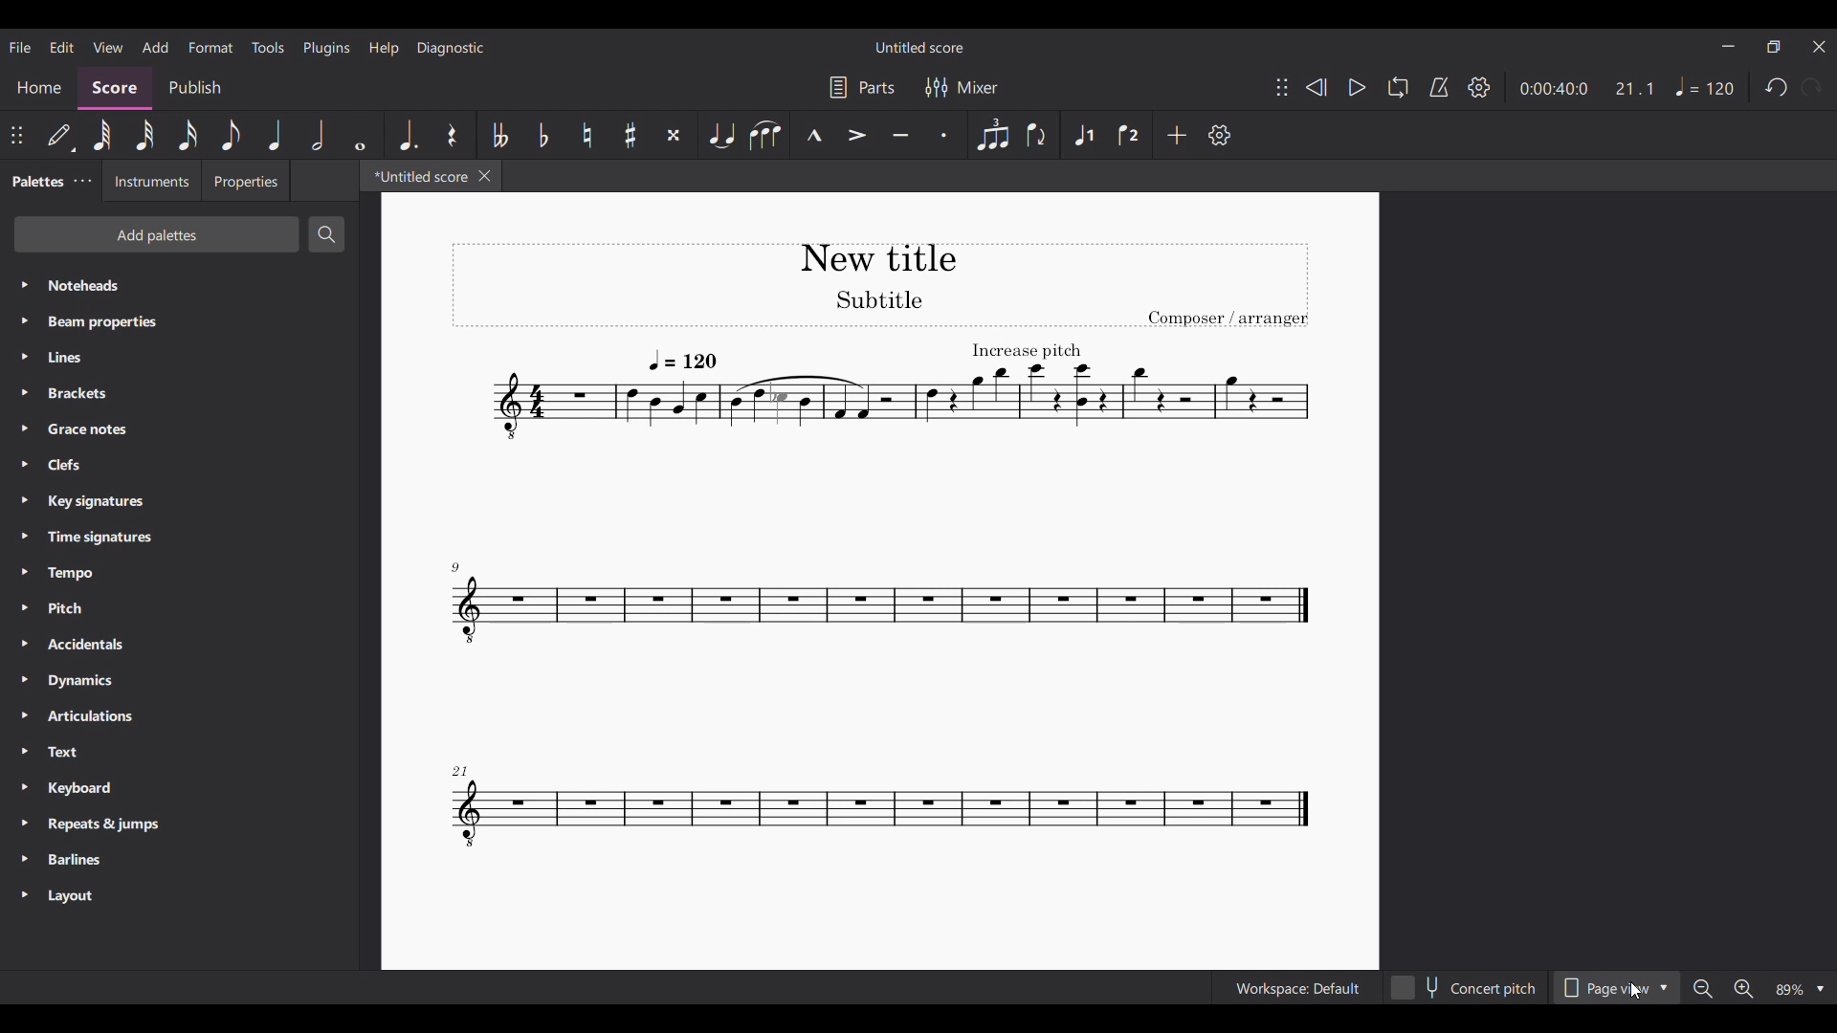 The height and width of the screenshot is (1033, 1837). Describe the element at coordinates (180, 860) in the screenshot. I see `Barlines` at that location.